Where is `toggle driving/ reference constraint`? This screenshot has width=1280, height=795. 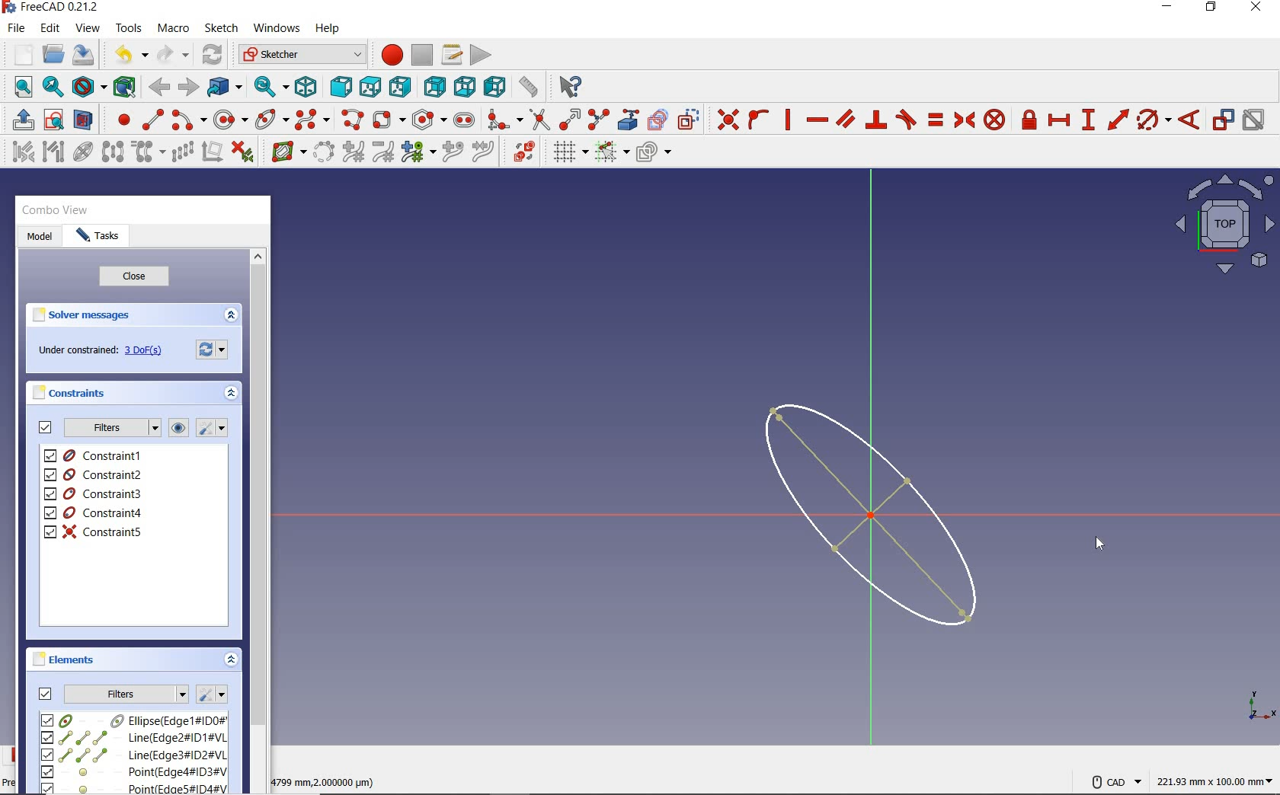 toggle driving/ reference constraint is located at coordinates (1224, 119).